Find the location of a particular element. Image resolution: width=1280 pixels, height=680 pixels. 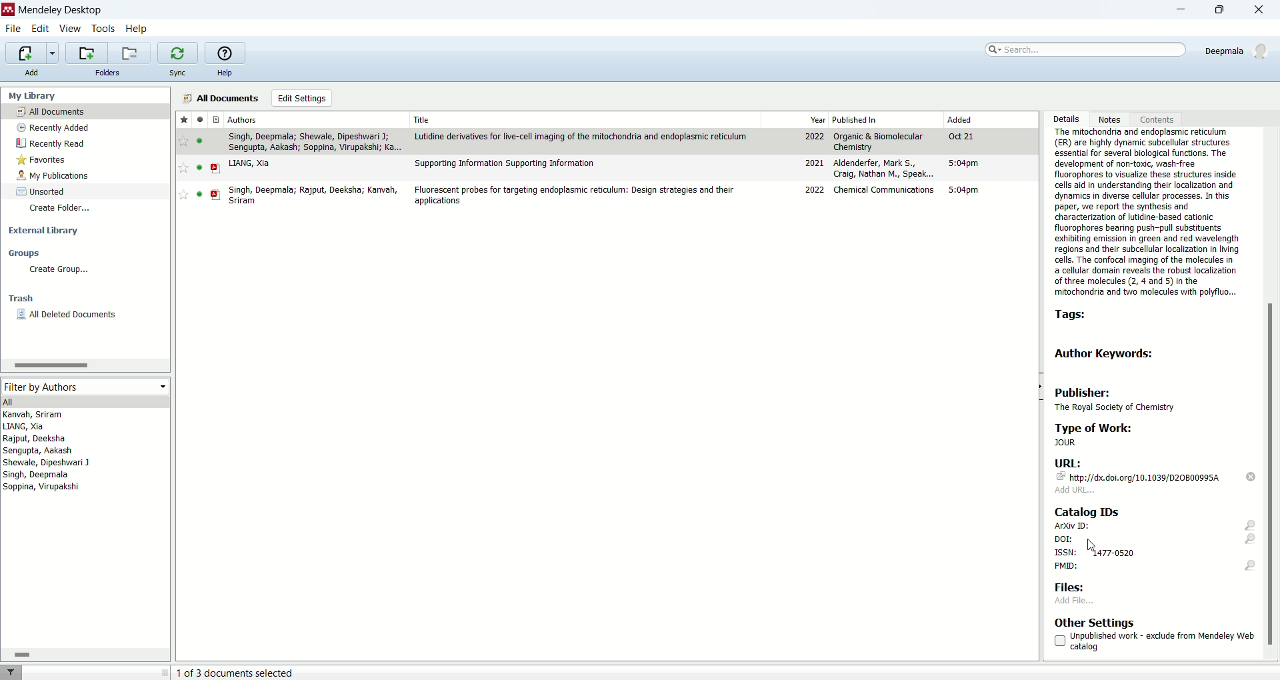

all is located at coordinates (83, 401).